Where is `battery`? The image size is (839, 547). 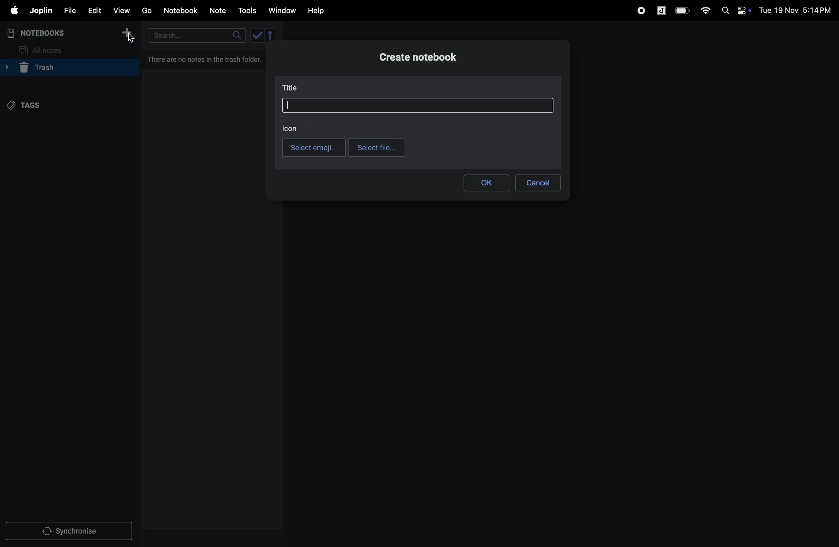 battery is located at coordinates (683, 11).